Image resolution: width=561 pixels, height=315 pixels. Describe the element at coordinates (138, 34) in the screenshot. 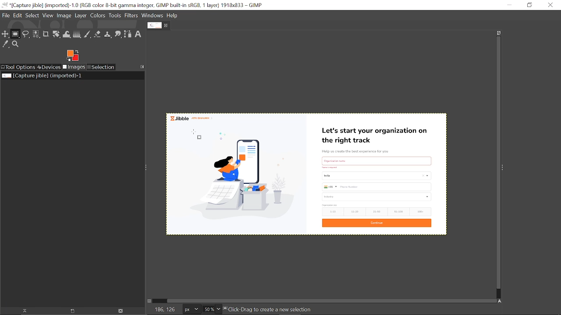

I see `Text tool` at that location.